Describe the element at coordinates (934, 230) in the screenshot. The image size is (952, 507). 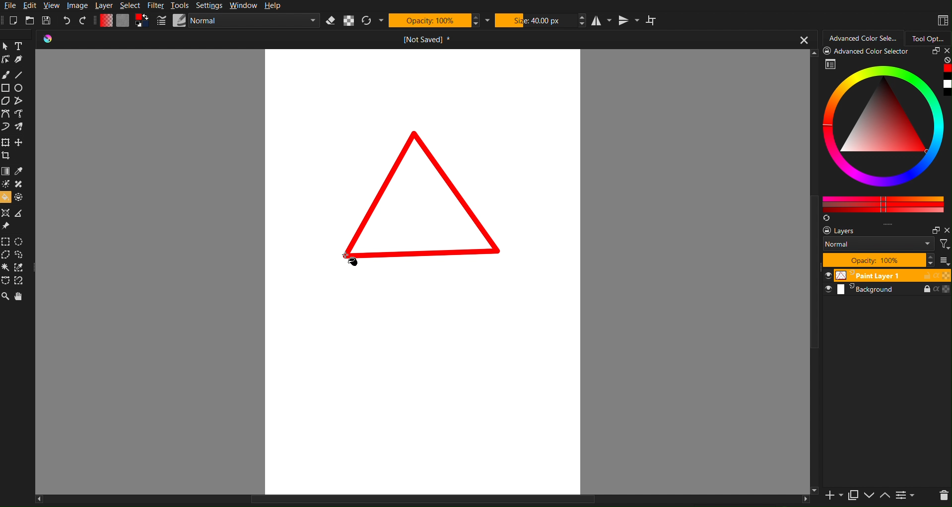
I see `restore panel` at that location.